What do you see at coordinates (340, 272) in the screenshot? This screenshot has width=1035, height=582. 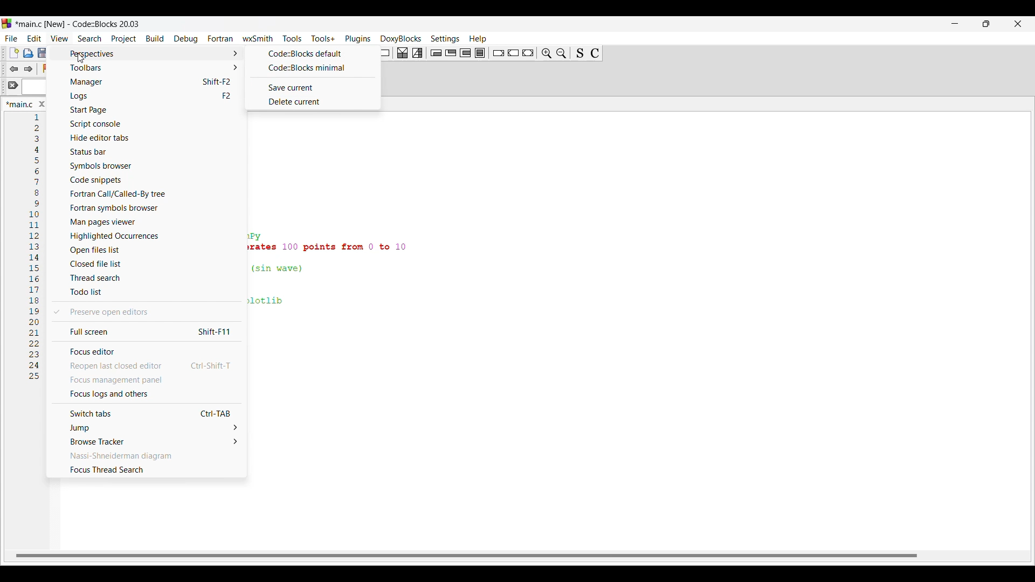 I see `y

ates 100 points from 0 to 10
sin wave)

otlib` at bounding box center [340, 272].